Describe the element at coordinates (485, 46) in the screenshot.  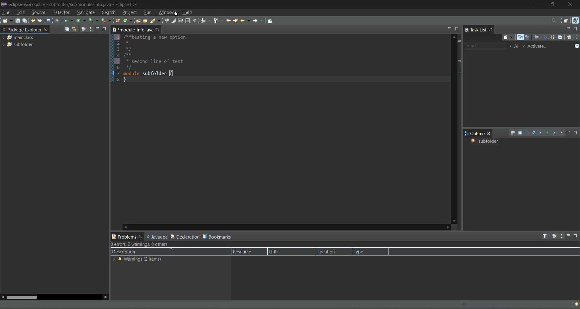
I see `find` at that location.